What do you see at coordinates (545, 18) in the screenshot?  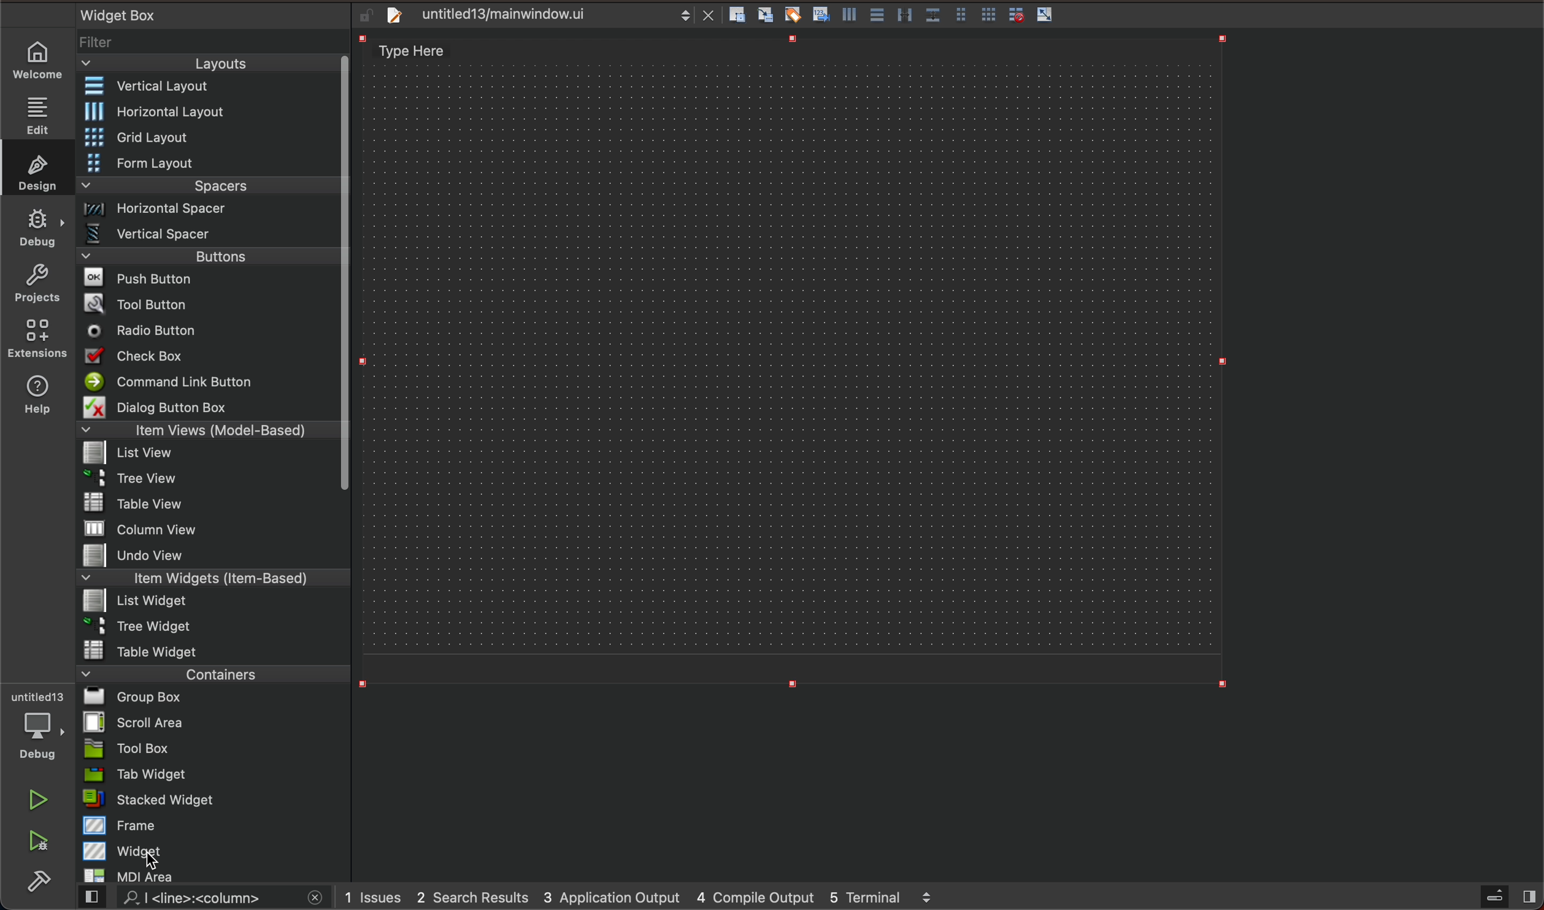 I see `file tab` at bounding box center [545, 18].